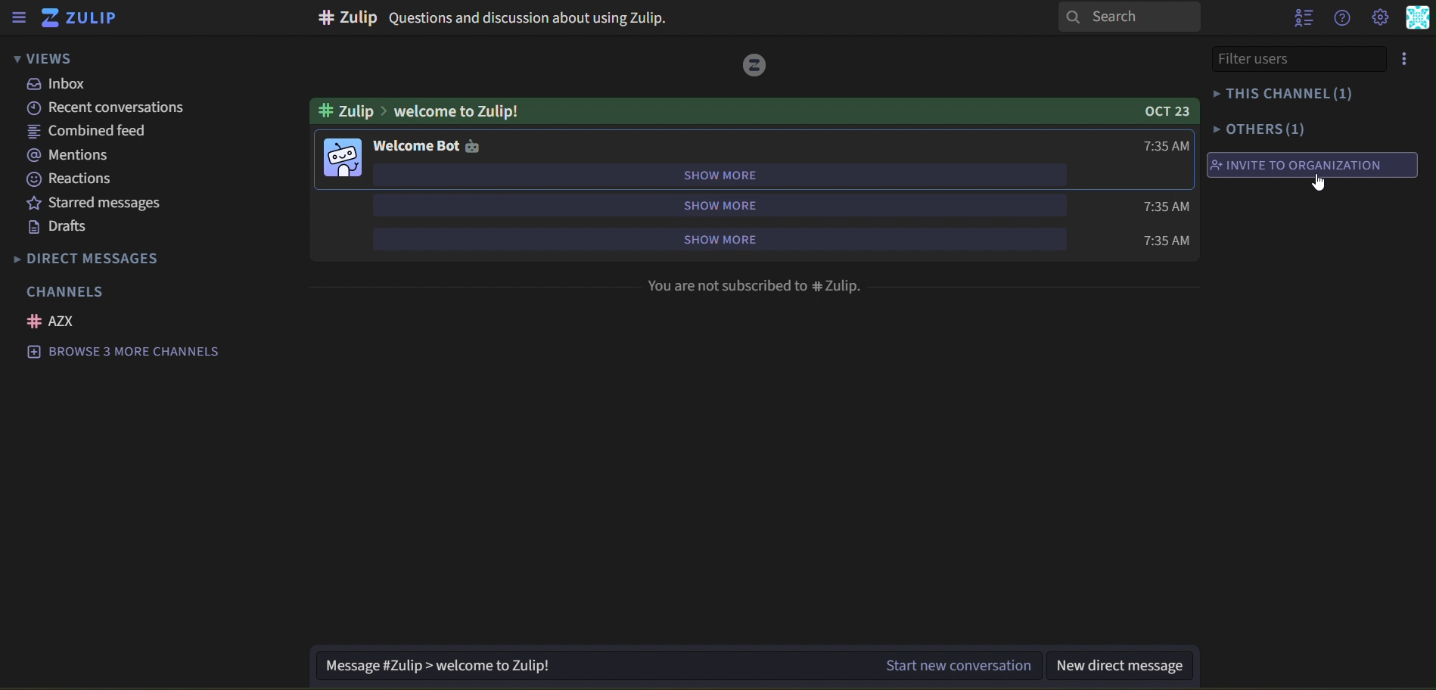 This screenshot has height=690, width=1436. Describe the element at coordinates (54, 322) in the screenshot. I see `AZX` at that location.